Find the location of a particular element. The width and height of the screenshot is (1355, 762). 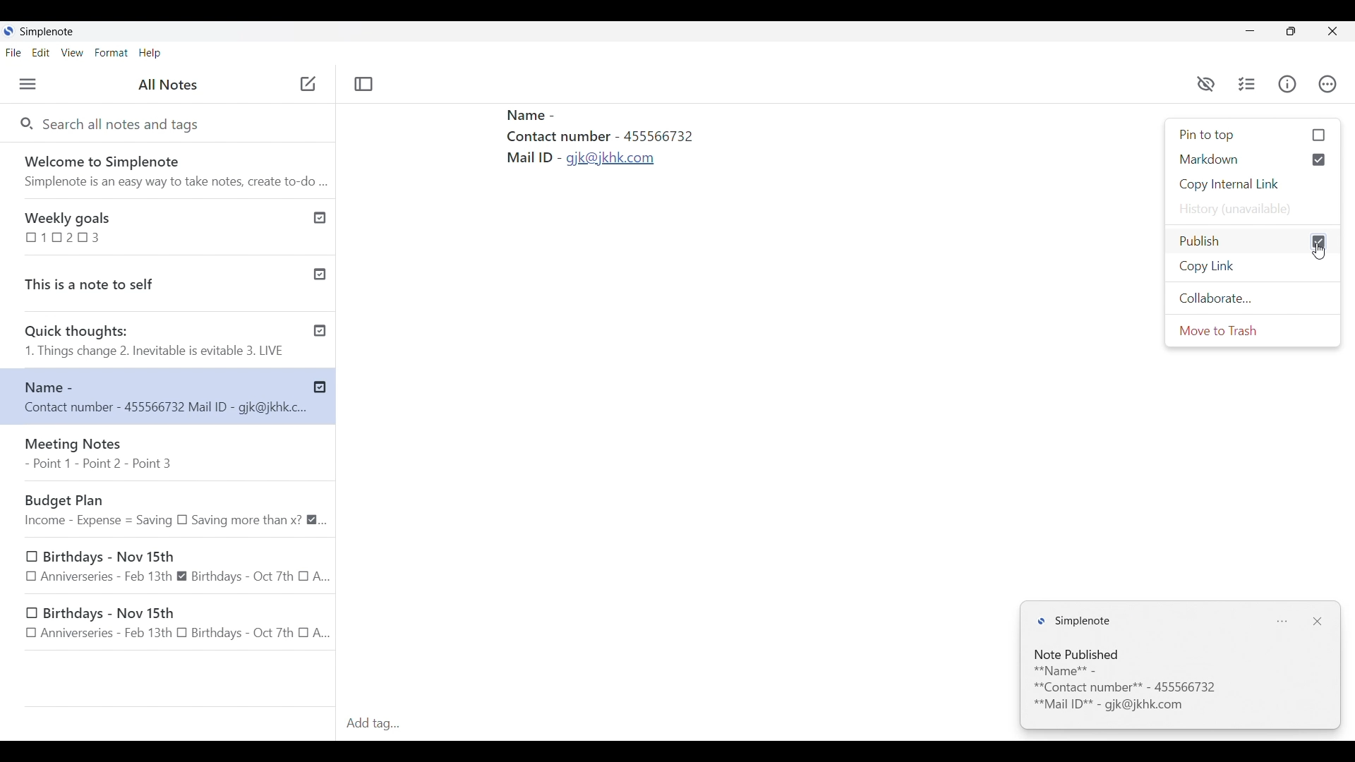

Minimize is located at coordinates (1250, 31).